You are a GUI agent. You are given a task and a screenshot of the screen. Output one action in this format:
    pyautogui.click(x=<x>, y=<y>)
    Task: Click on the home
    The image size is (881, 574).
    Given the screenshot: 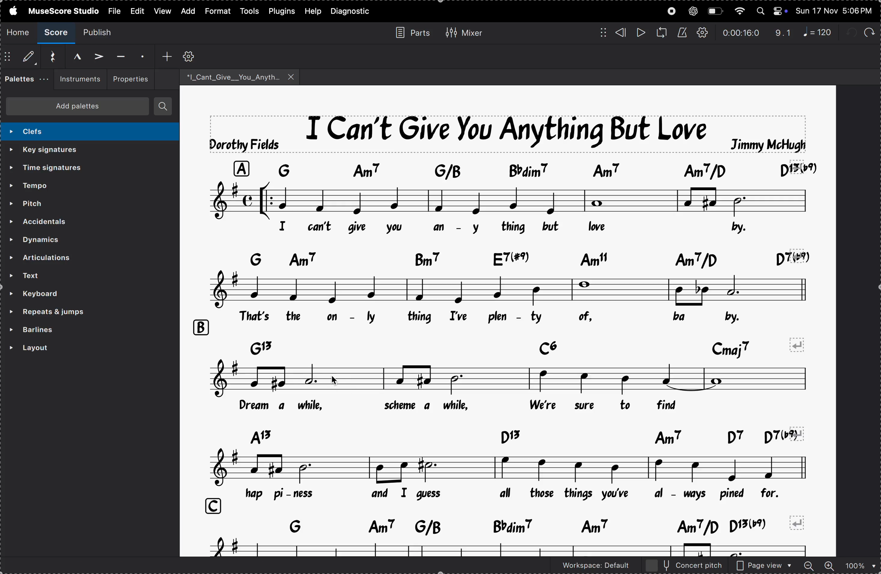 What is the action you would take?
    pyautogui.click(x=19, y=32)
    